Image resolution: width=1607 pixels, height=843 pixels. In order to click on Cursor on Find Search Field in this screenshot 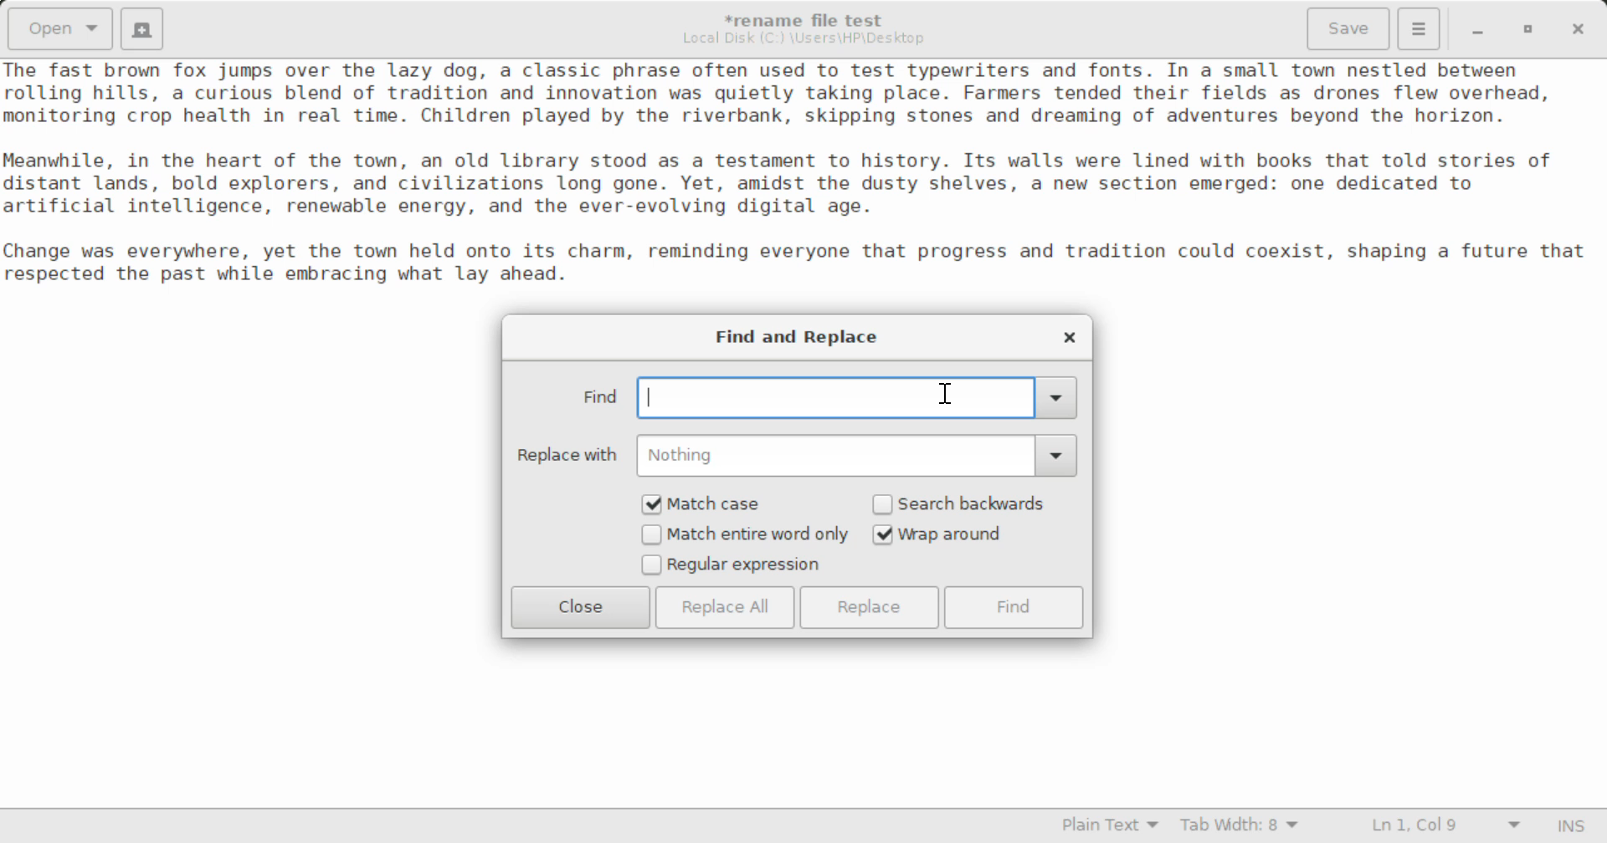, I will do `click(948, 396)`.